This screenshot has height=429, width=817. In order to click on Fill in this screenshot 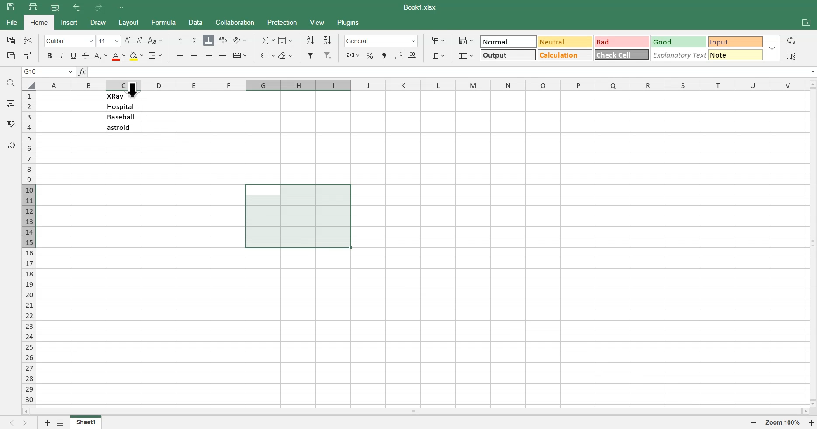, I will do `click(287, 40)`.